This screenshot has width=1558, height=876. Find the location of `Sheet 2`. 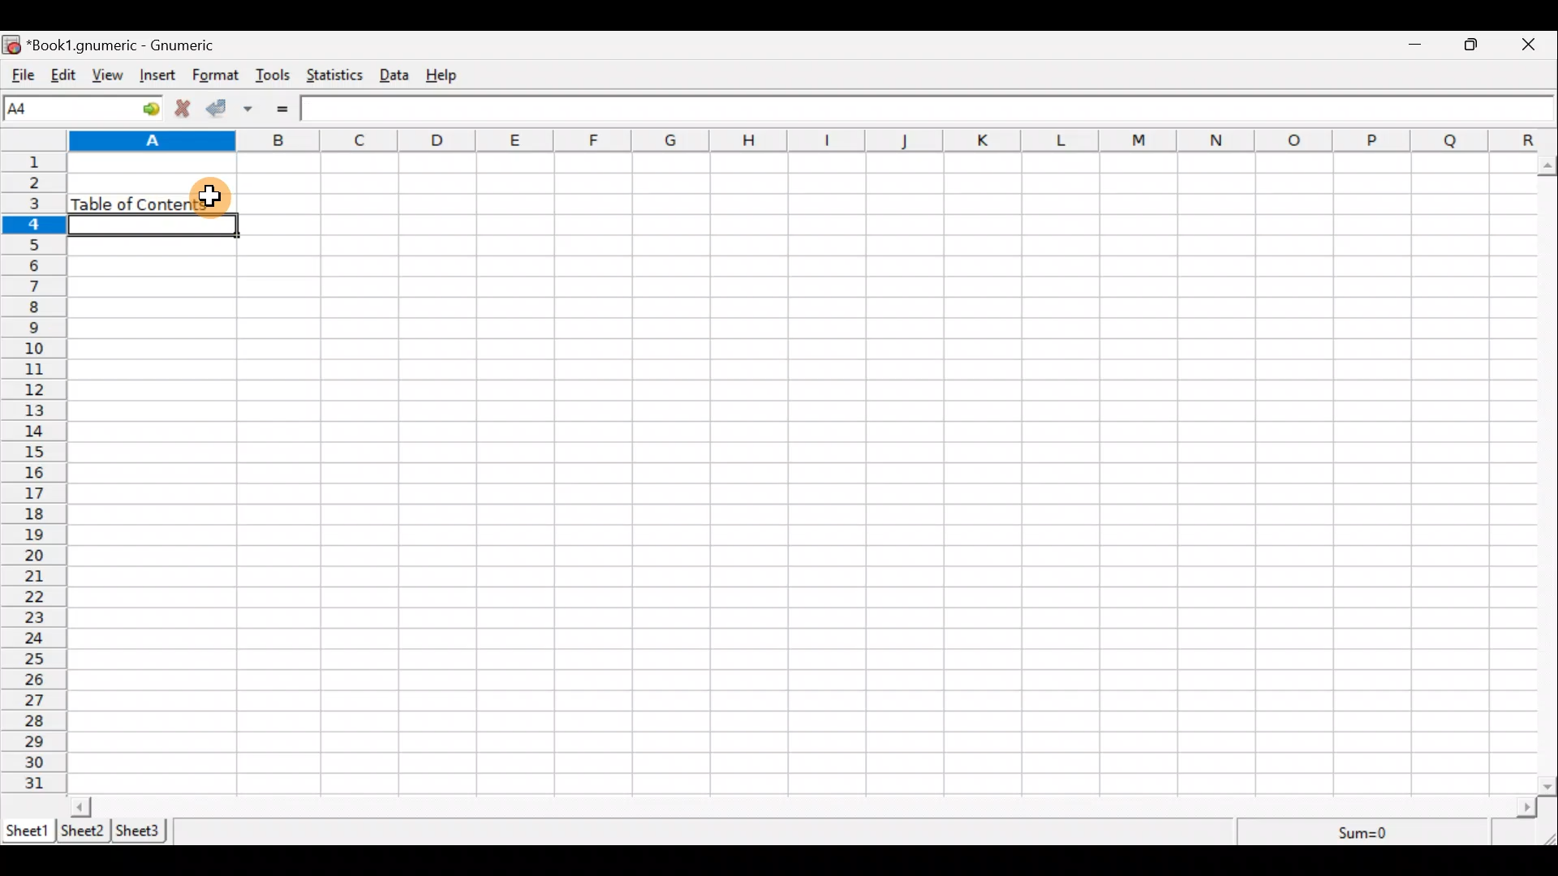

Sheet 2 is located at coordinates (84, 831).